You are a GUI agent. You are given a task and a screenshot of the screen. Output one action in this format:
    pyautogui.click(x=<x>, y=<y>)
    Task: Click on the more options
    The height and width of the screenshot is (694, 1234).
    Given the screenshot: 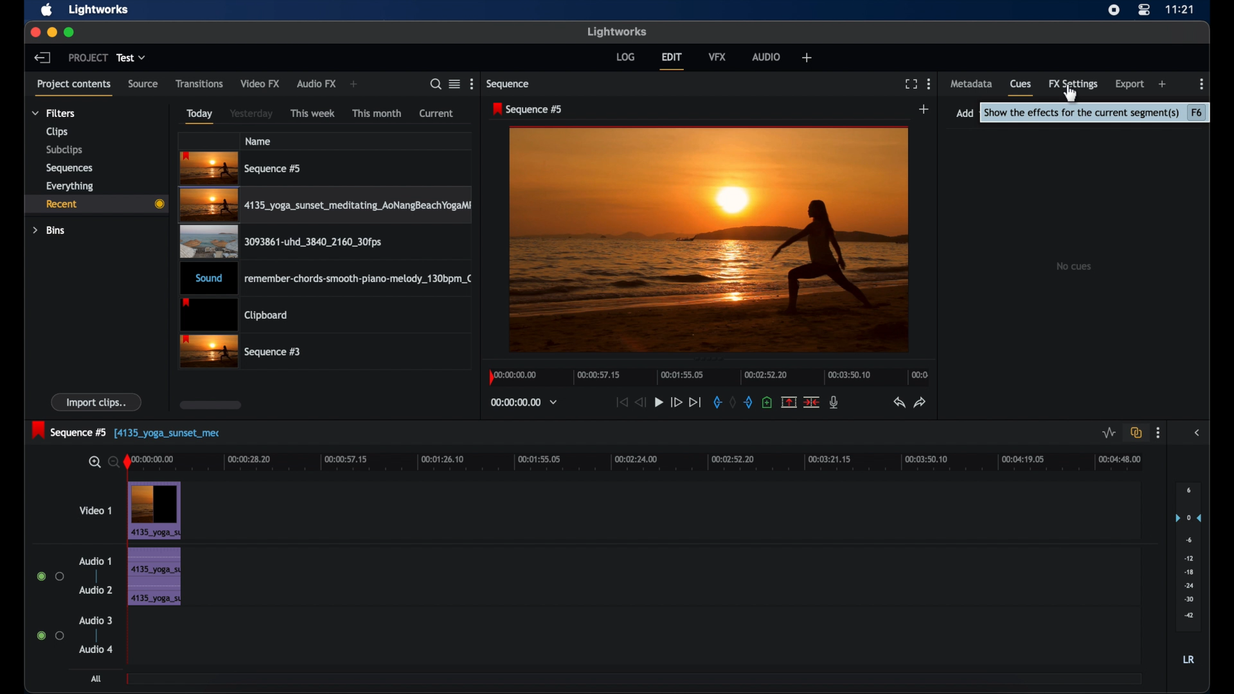 What is the action you would take?
    pyautogui.click(x=474, y=84)
    